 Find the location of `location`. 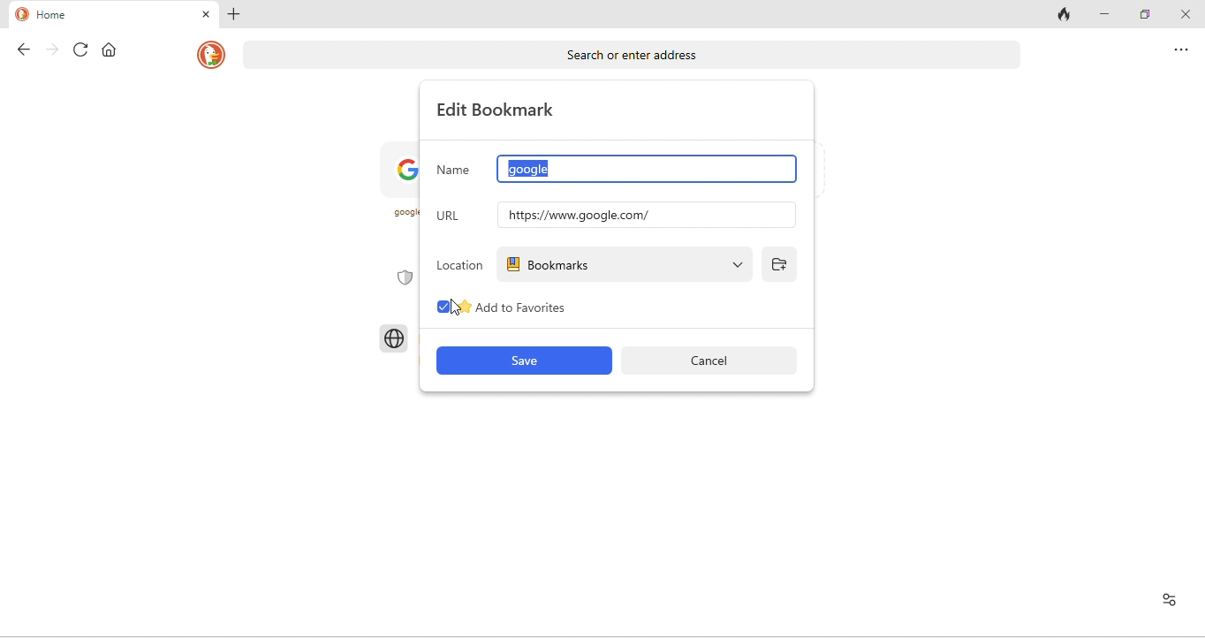

location is located at coordinates (460, 263).